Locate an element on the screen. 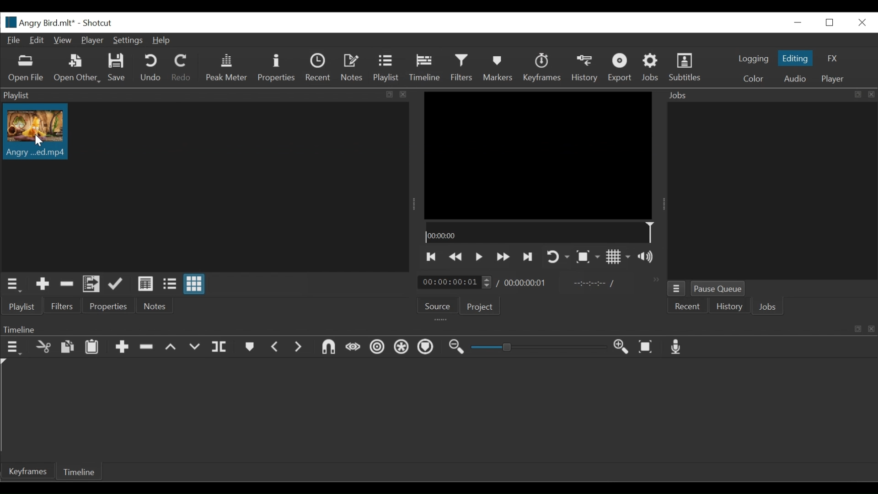 The image size is (878, 494). Jobs Menu is located at coordinates (676, 289).